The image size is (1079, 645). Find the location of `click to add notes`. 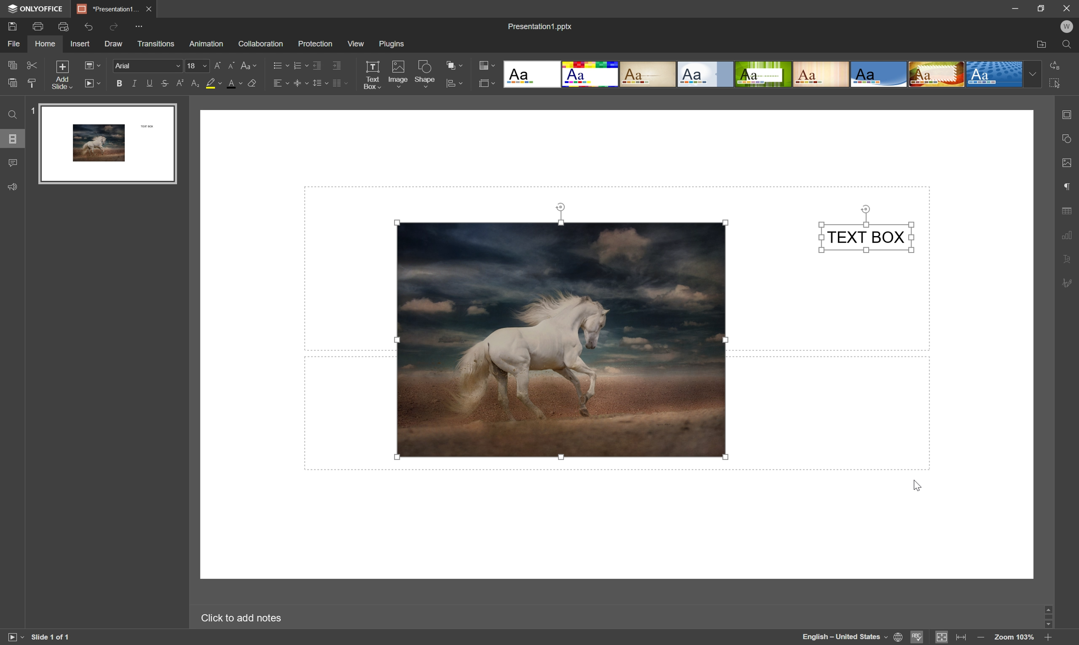

click to add notes is located at coordinates (241, 619).